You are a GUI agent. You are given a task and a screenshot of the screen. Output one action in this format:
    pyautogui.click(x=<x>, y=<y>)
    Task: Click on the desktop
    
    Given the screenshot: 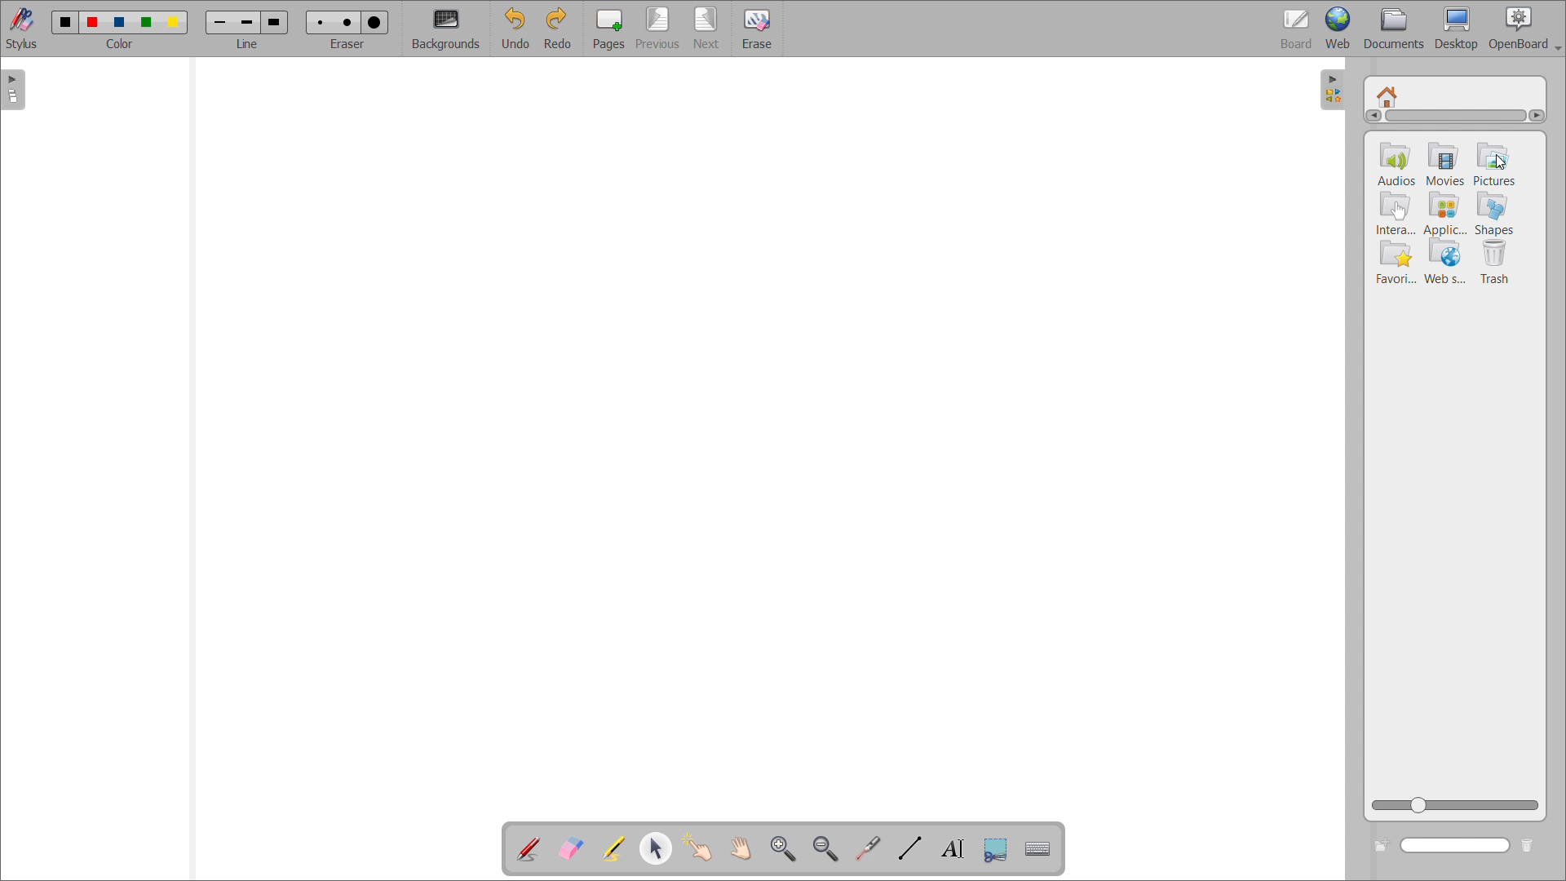 What is the action you would take?
    pyautogui.click(x=1457, y=29)
    